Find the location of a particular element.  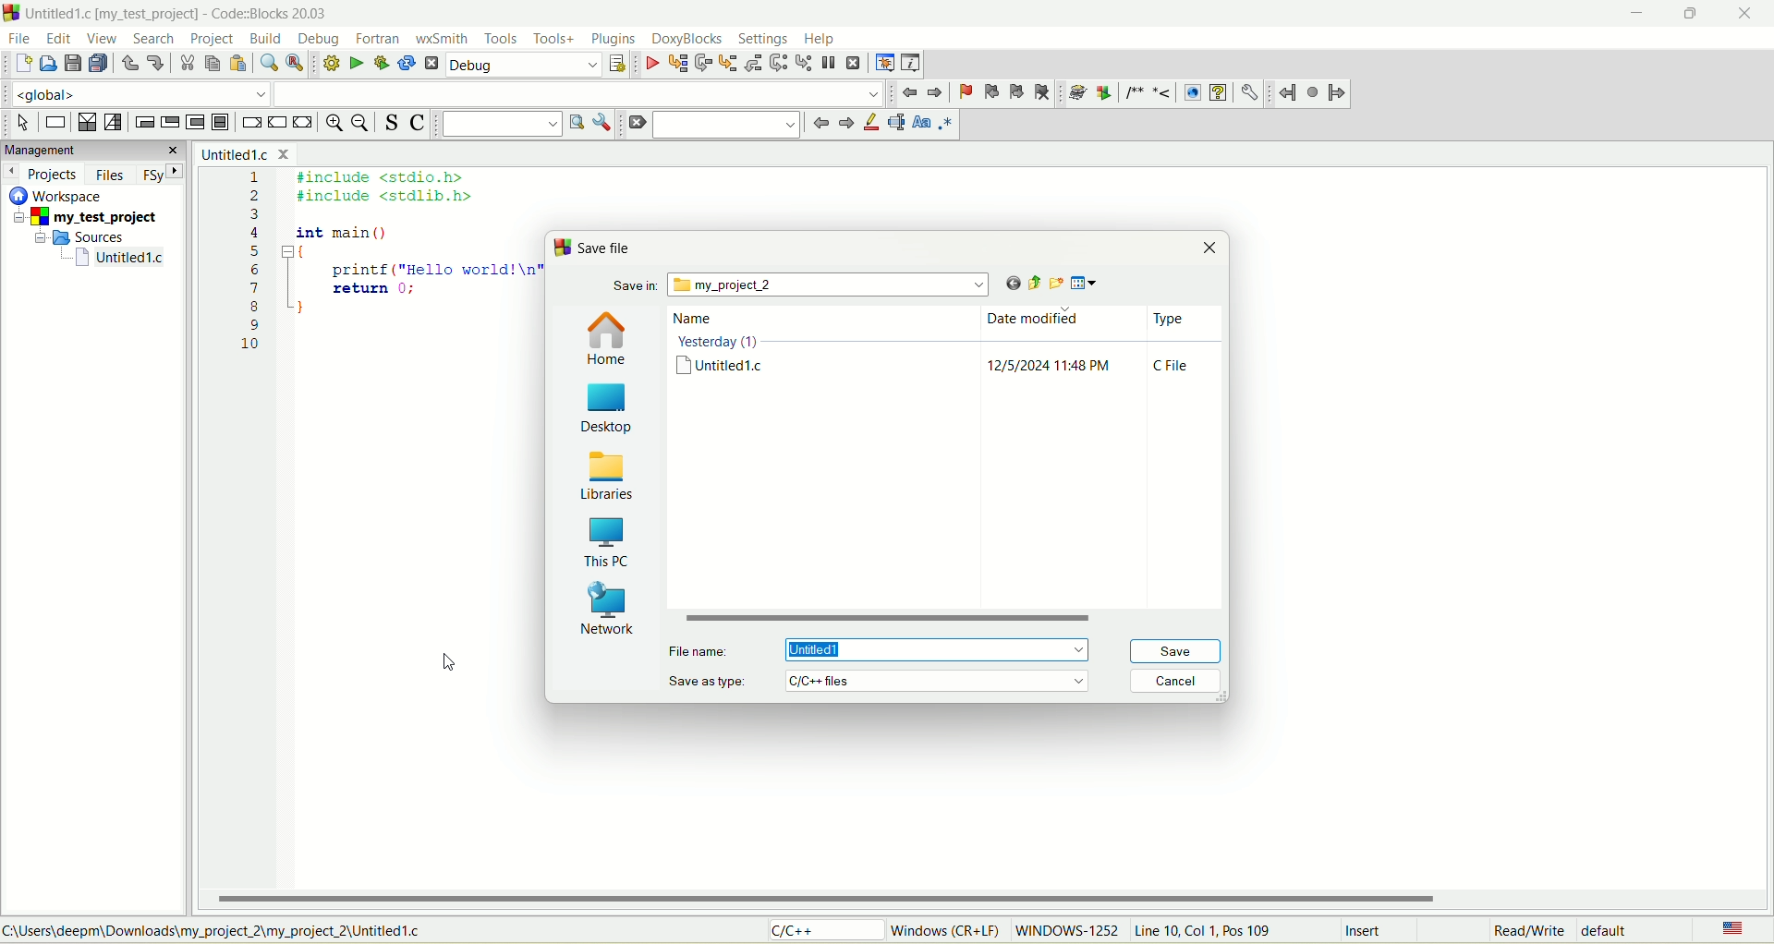

block instruction is located at coordinates (220, 123).